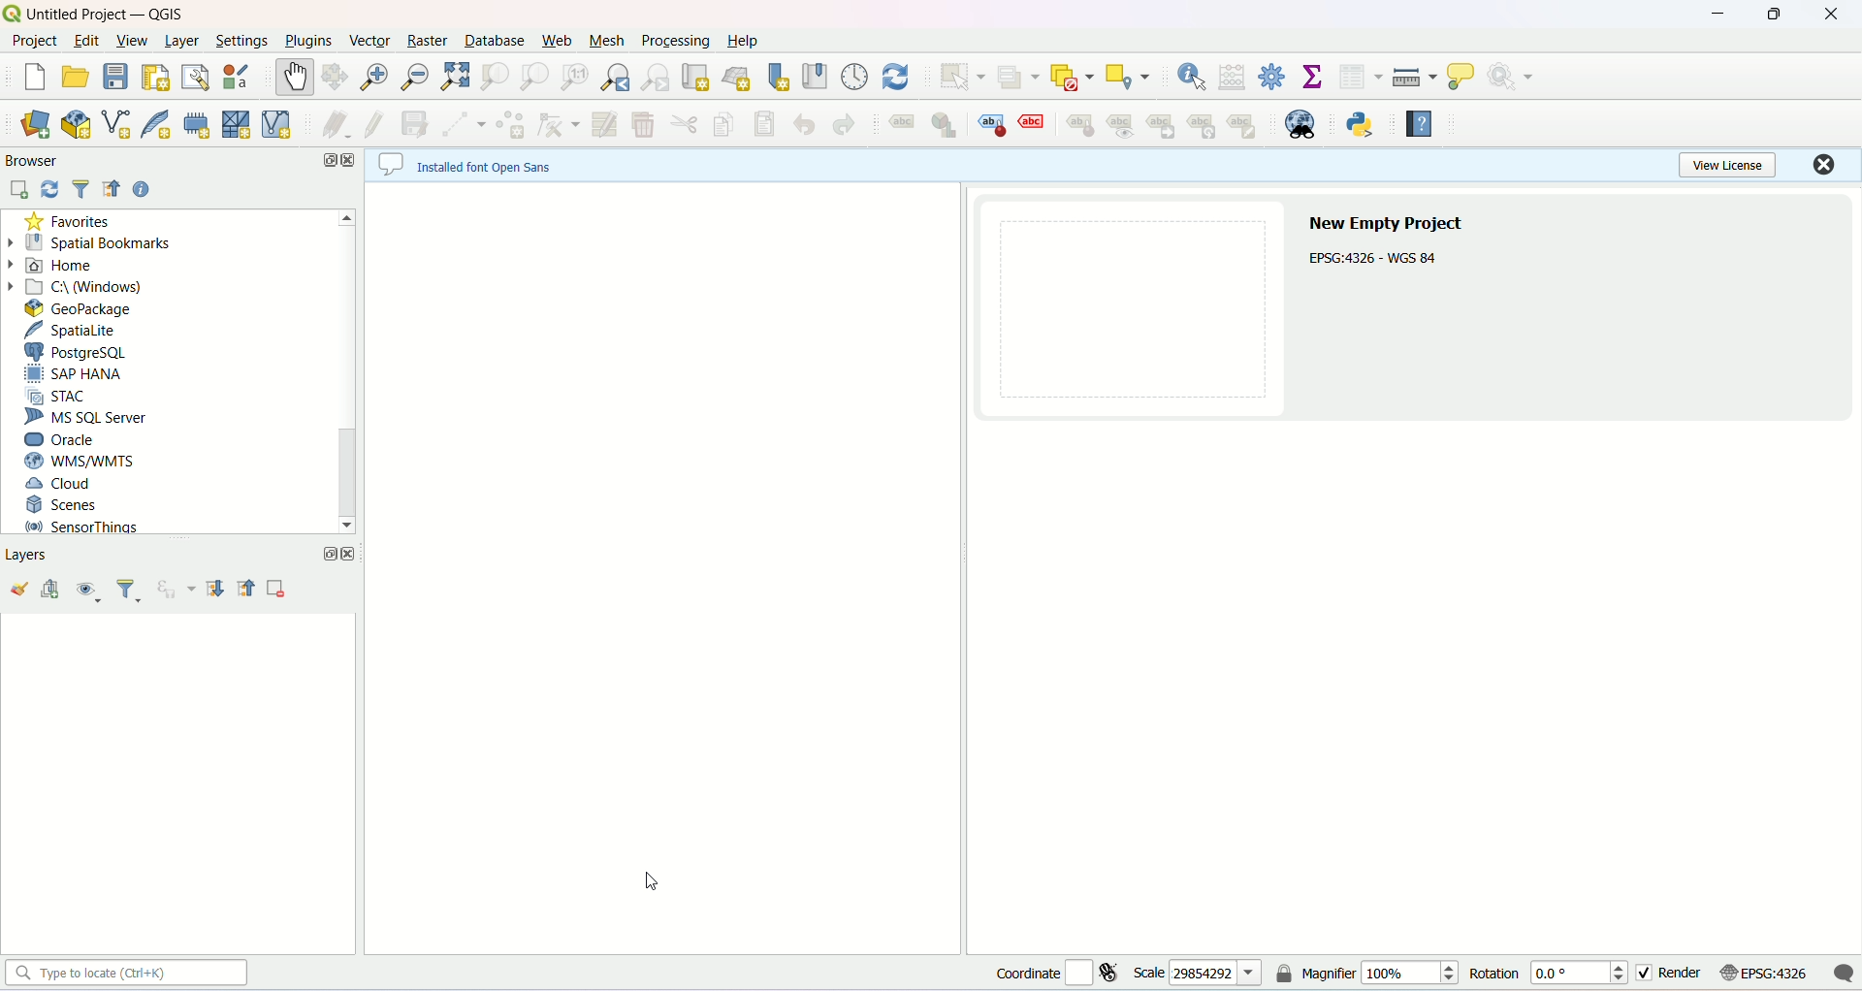  What do you see at coordinates (720, 122) in the screenshot?
I see `copy` at bounding box center [720, 122].